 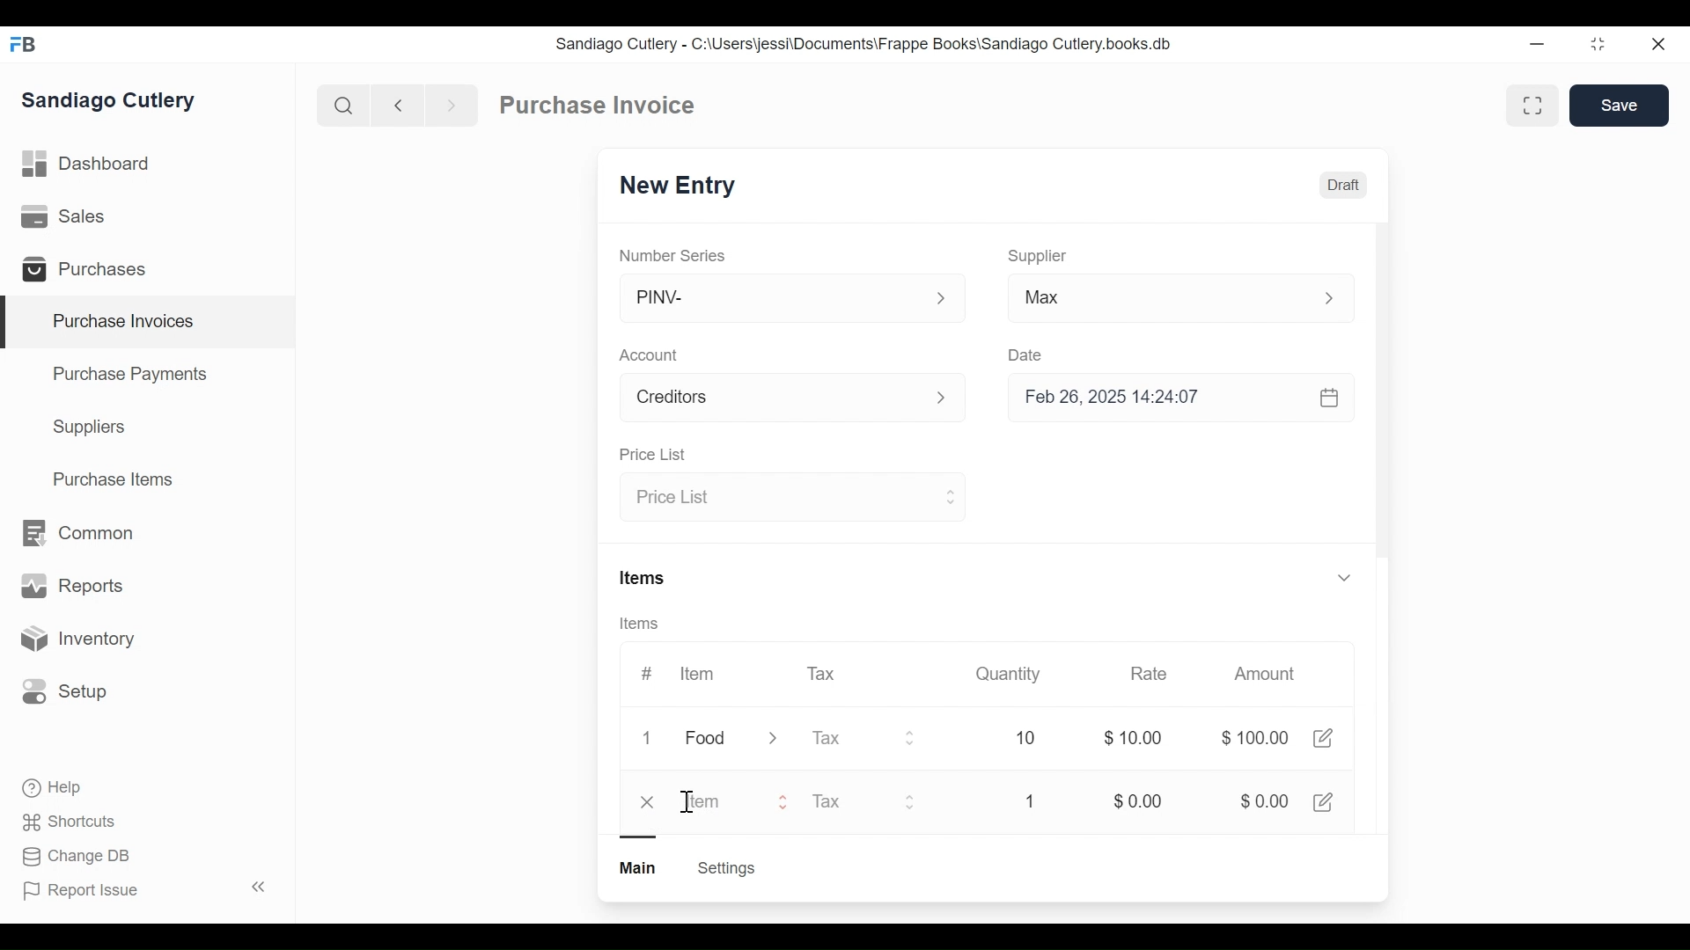 What do you see at coordinates (845, 803) in the screenshot?
I see `Tax` at bounding box center [845, 803].